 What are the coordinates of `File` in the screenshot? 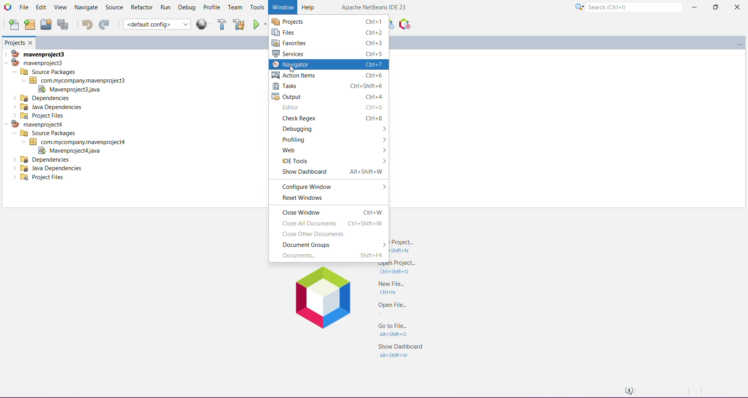 It's located at (24, 7).